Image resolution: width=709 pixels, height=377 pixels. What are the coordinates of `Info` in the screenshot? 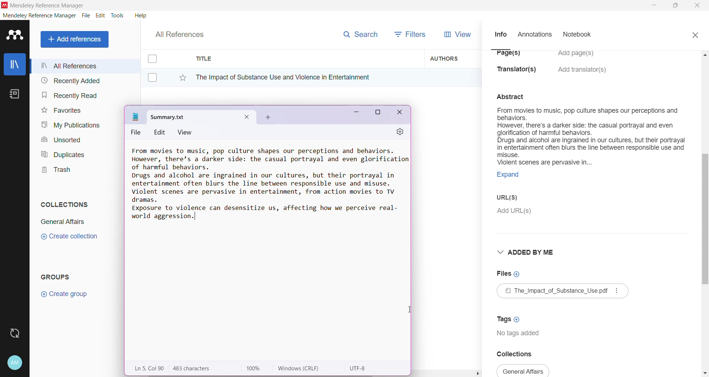 It's located at (500, 34).